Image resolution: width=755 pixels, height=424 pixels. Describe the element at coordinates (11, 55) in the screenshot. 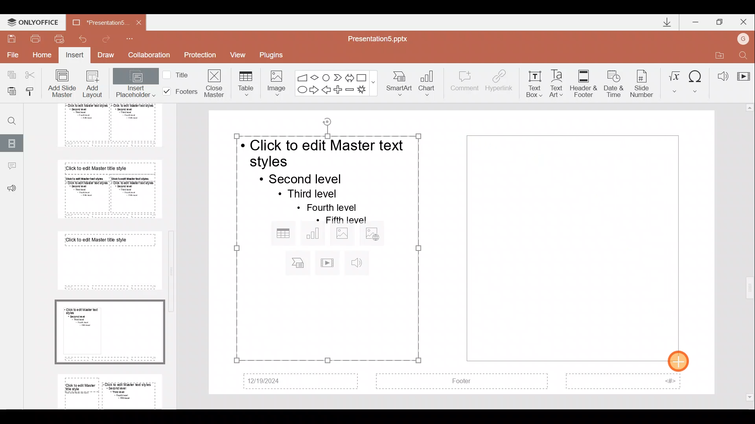

I see `File` at that location.